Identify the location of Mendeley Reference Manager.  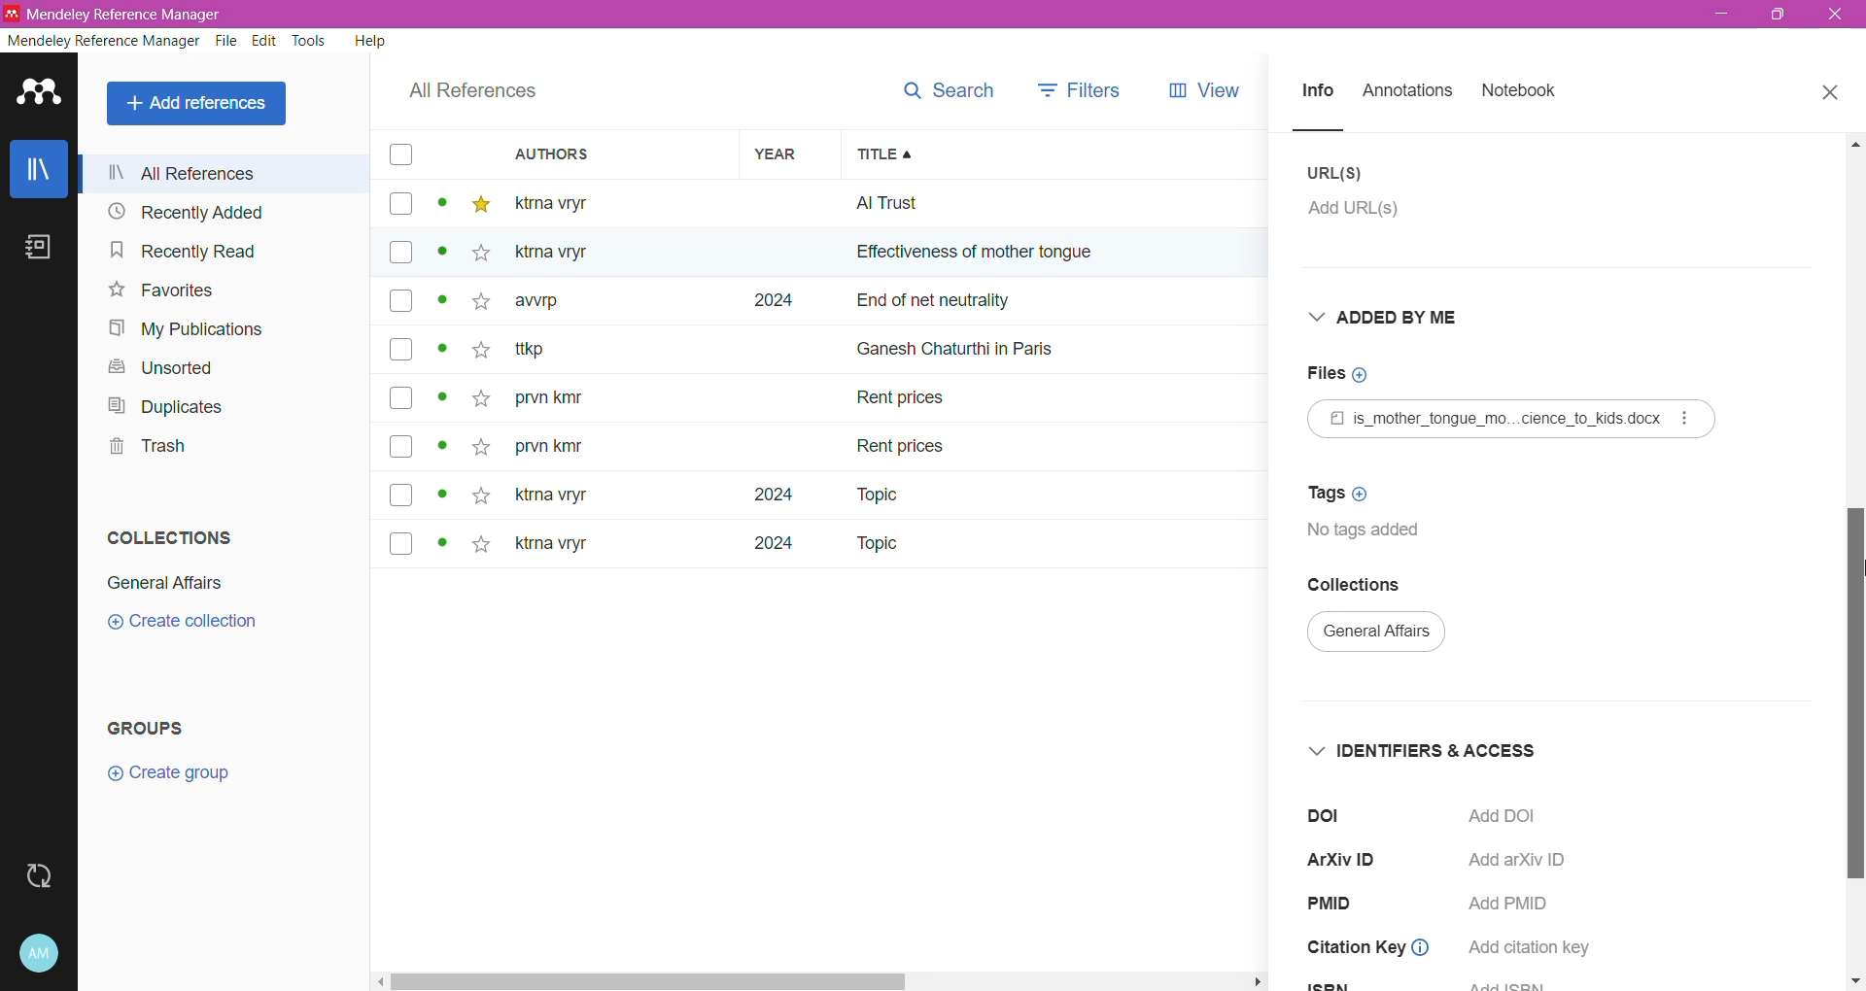
(103, 41).